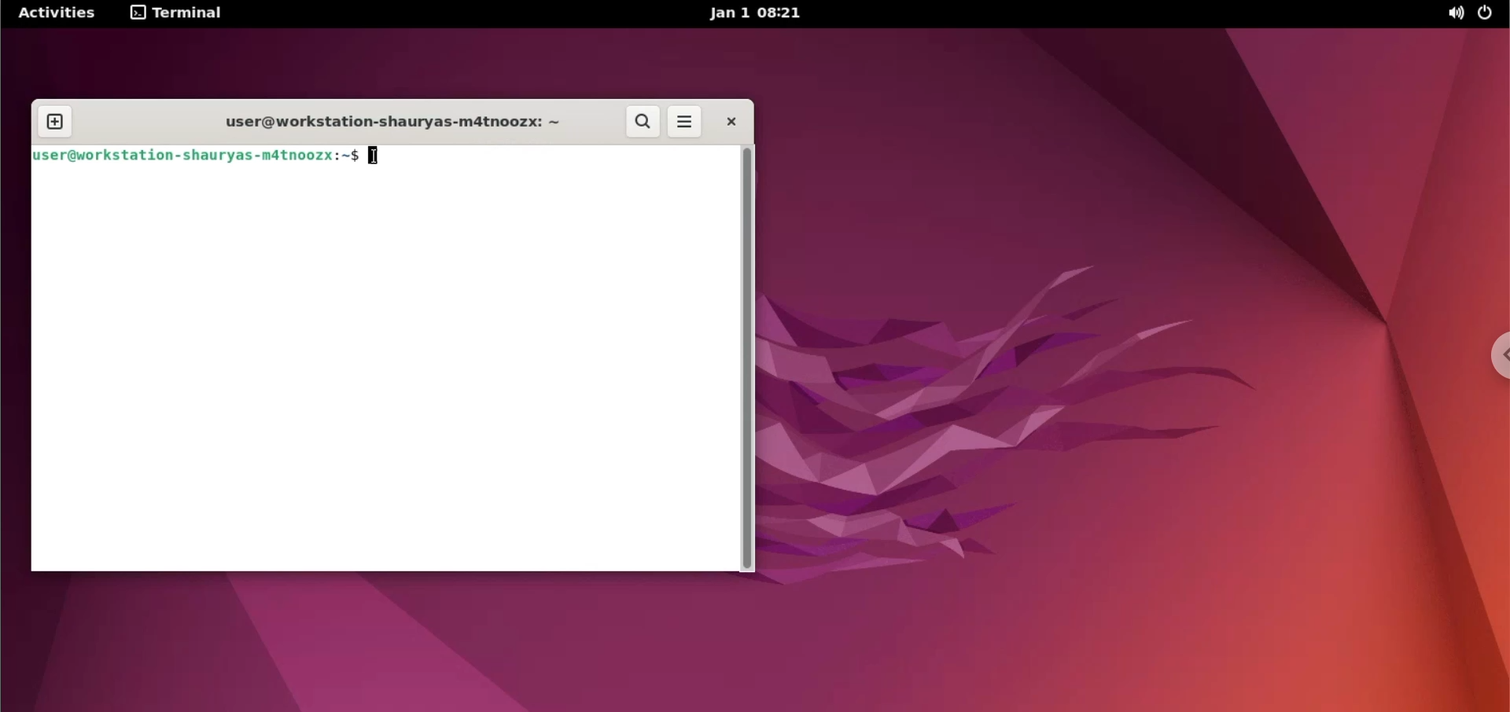 This screenshot has height=712, width=1510. What do you see at coordinates (58, 13) in the screenshot?
I see `Activities` at bounding box center [58, 13].